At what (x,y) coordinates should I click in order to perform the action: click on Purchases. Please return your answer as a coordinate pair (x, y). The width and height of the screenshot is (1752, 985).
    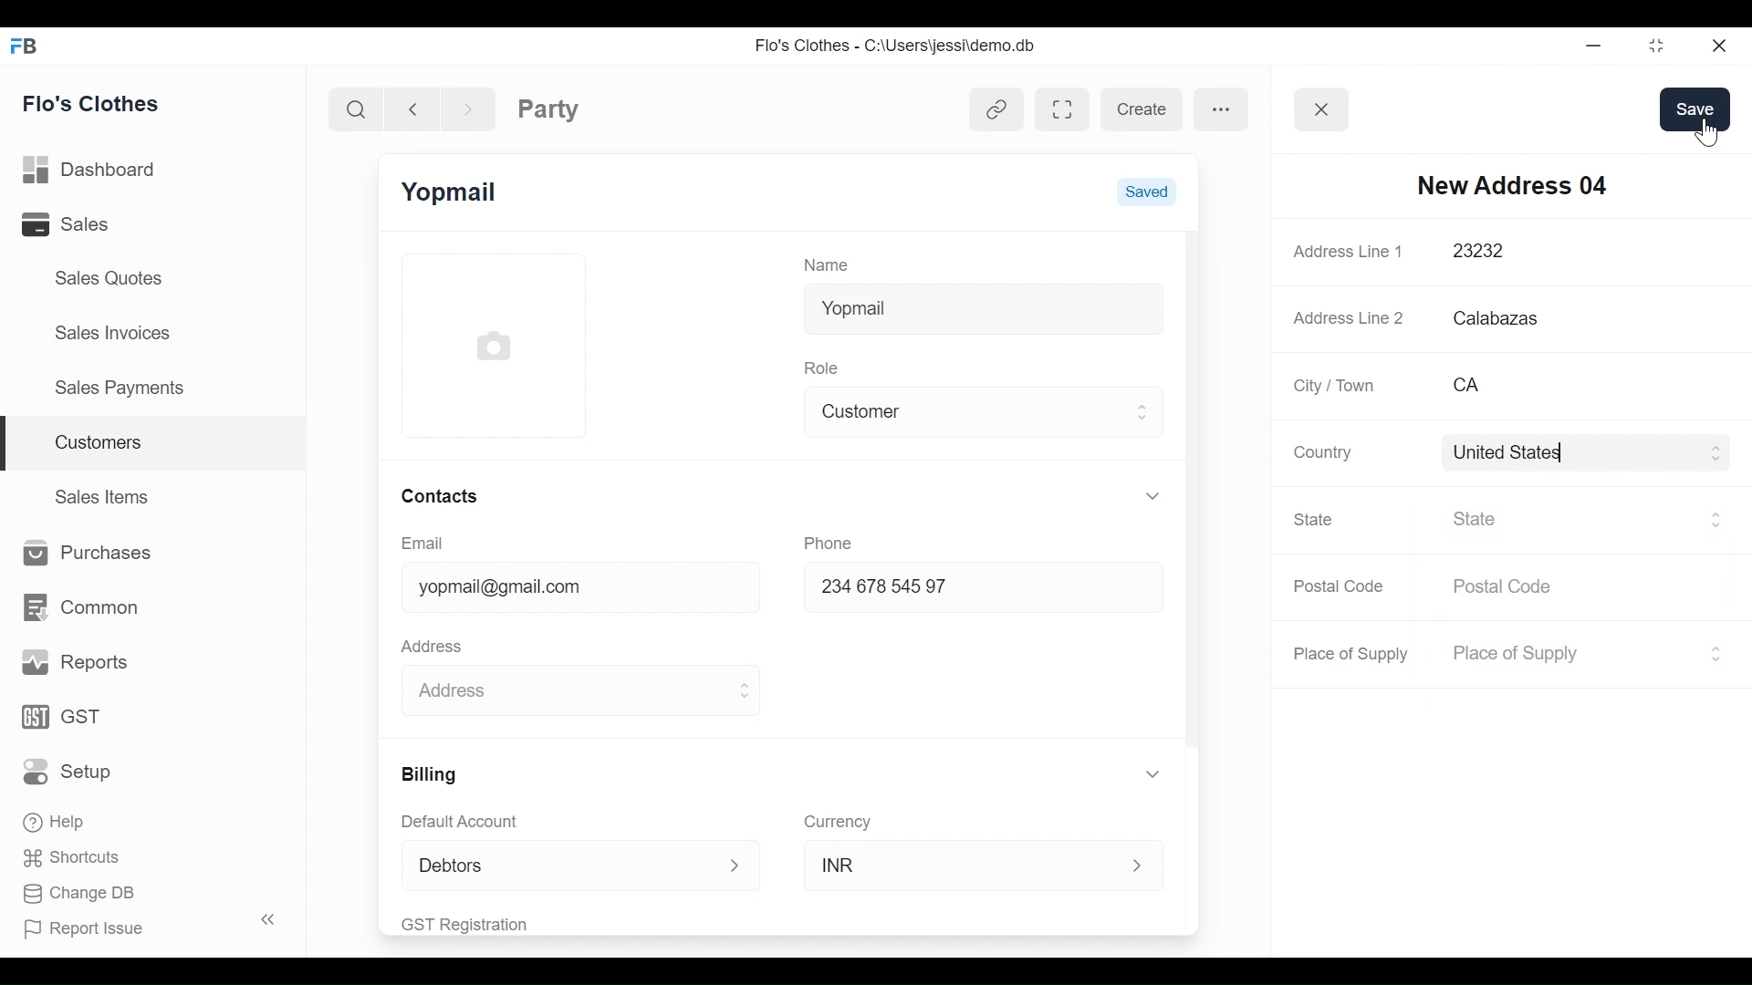
    Looking at the image, I should click on (82, 554).